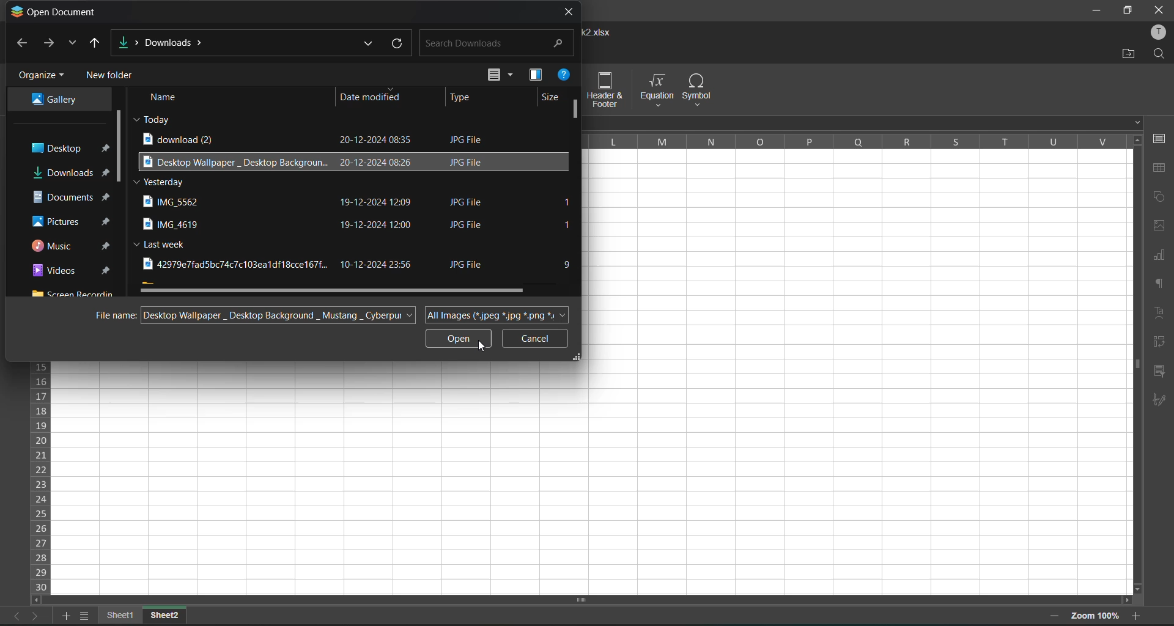 The width and height of the screenshot is (1174, 626). What do you see at coordinates (326, 202) in the screenshot?
I see `IMG_5562 19-12-2024 12:09 JPG File` at bounding box center [326, 202].